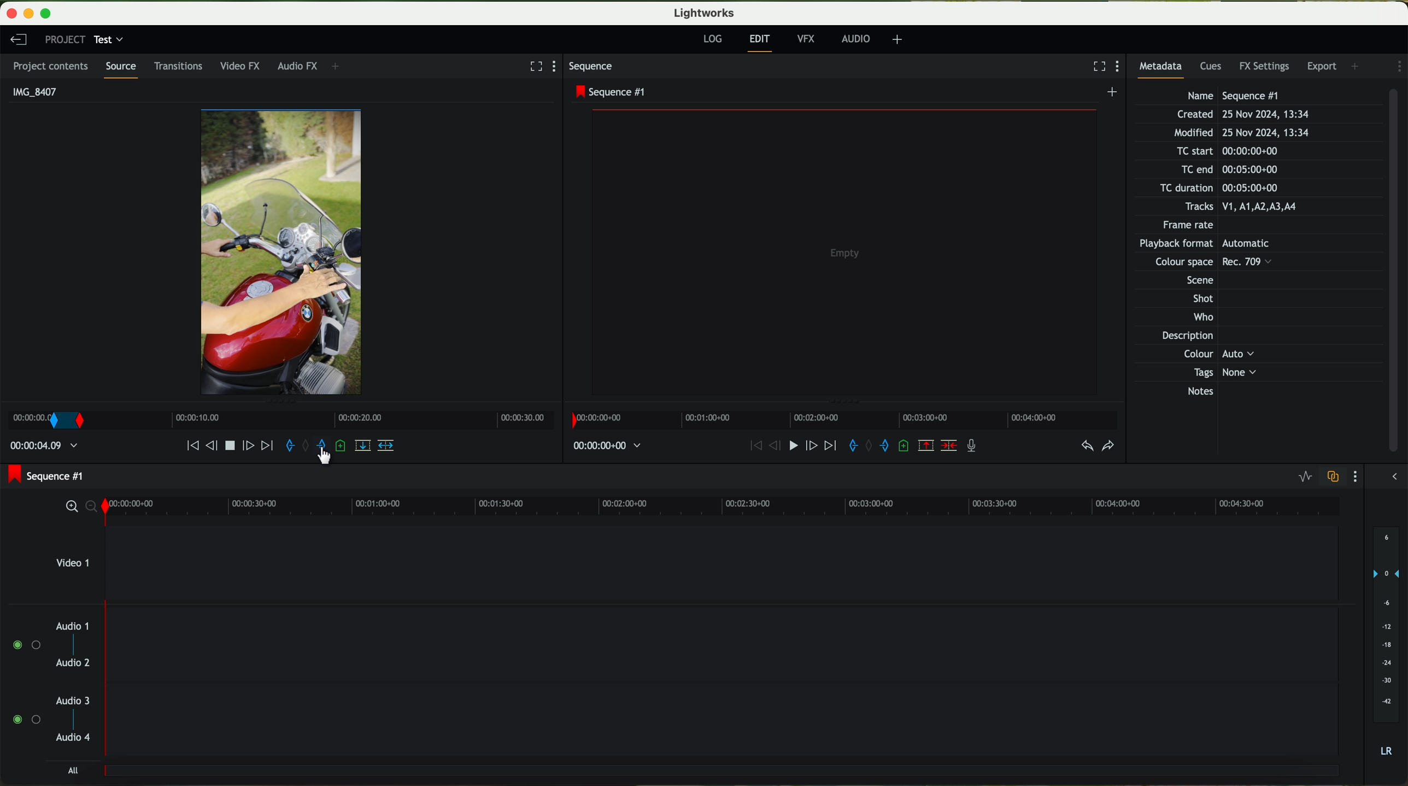  What do you see at coordinates (1201, 318) in the screenshot?
I see `Who` at bounding box center [1201, 318].